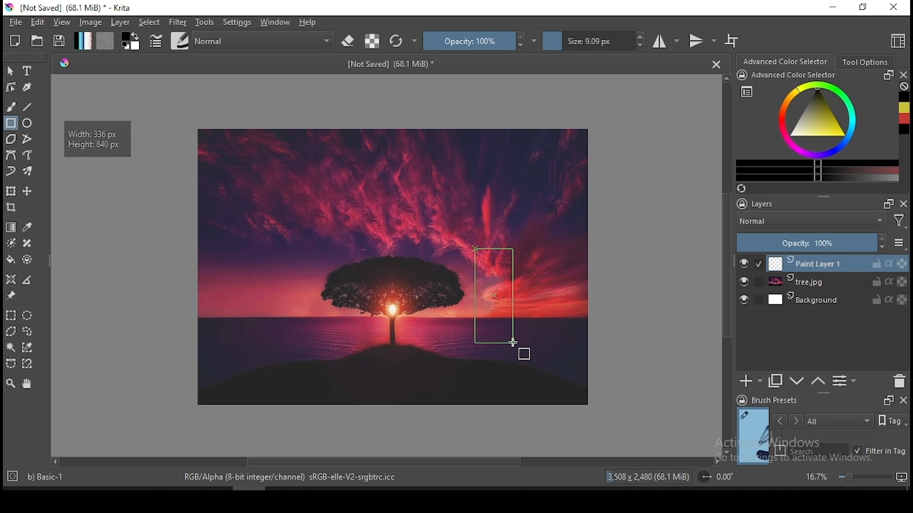  What do you see at coordinates (862, 8) in the screenshot?
I see `restore` at bounding box center [862, 8].